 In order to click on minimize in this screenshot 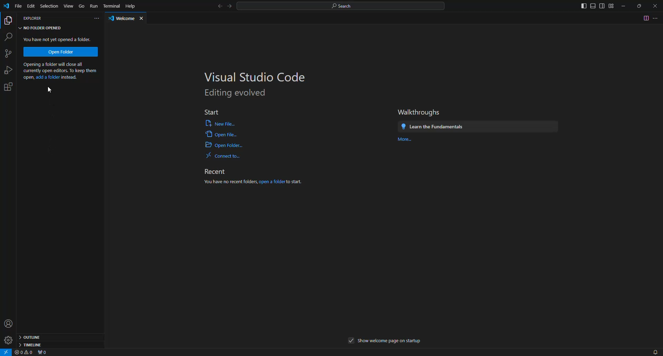, I will do `click(624, 6)`.